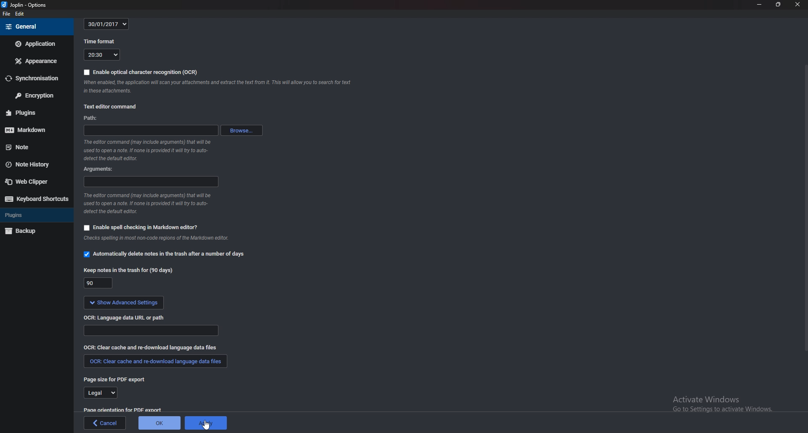  What do you see at coordinates (34, 112) in the screenshot?
I see `Plugins` at bounding box center [34, 112].